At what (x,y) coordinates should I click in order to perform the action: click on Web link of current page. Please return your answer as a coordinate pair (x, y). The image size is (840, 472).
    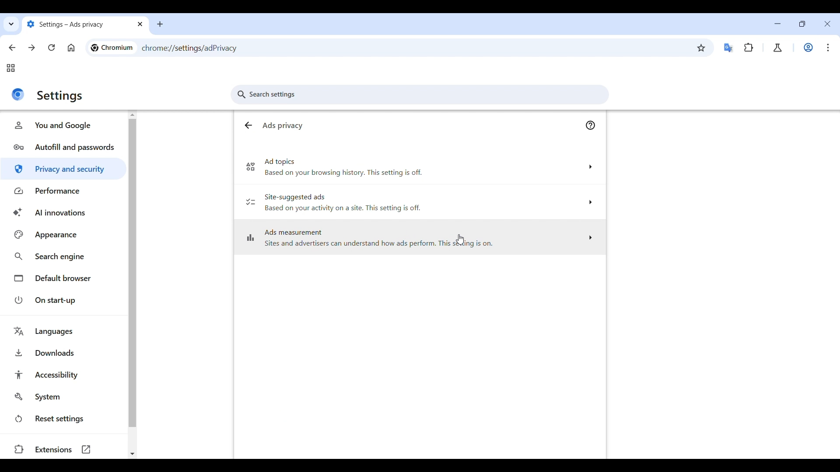
    Looking at the image, I should click on (199, 49).